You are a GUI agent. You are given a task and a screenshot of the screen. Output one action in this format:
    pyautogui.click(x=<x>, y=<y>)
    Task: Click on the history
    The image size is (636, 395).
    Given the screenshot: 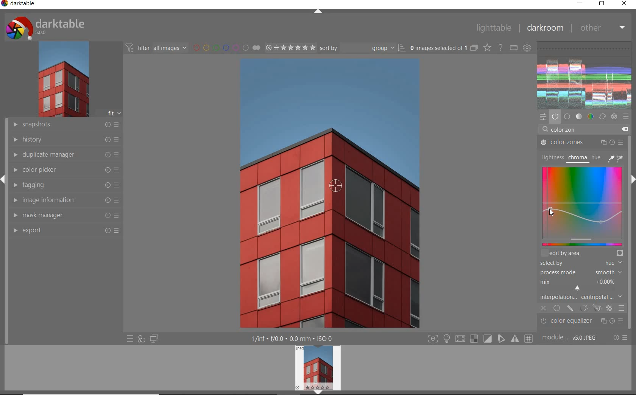 What is the action you would take?
    pyautogui.click(x=64, y=140)
    